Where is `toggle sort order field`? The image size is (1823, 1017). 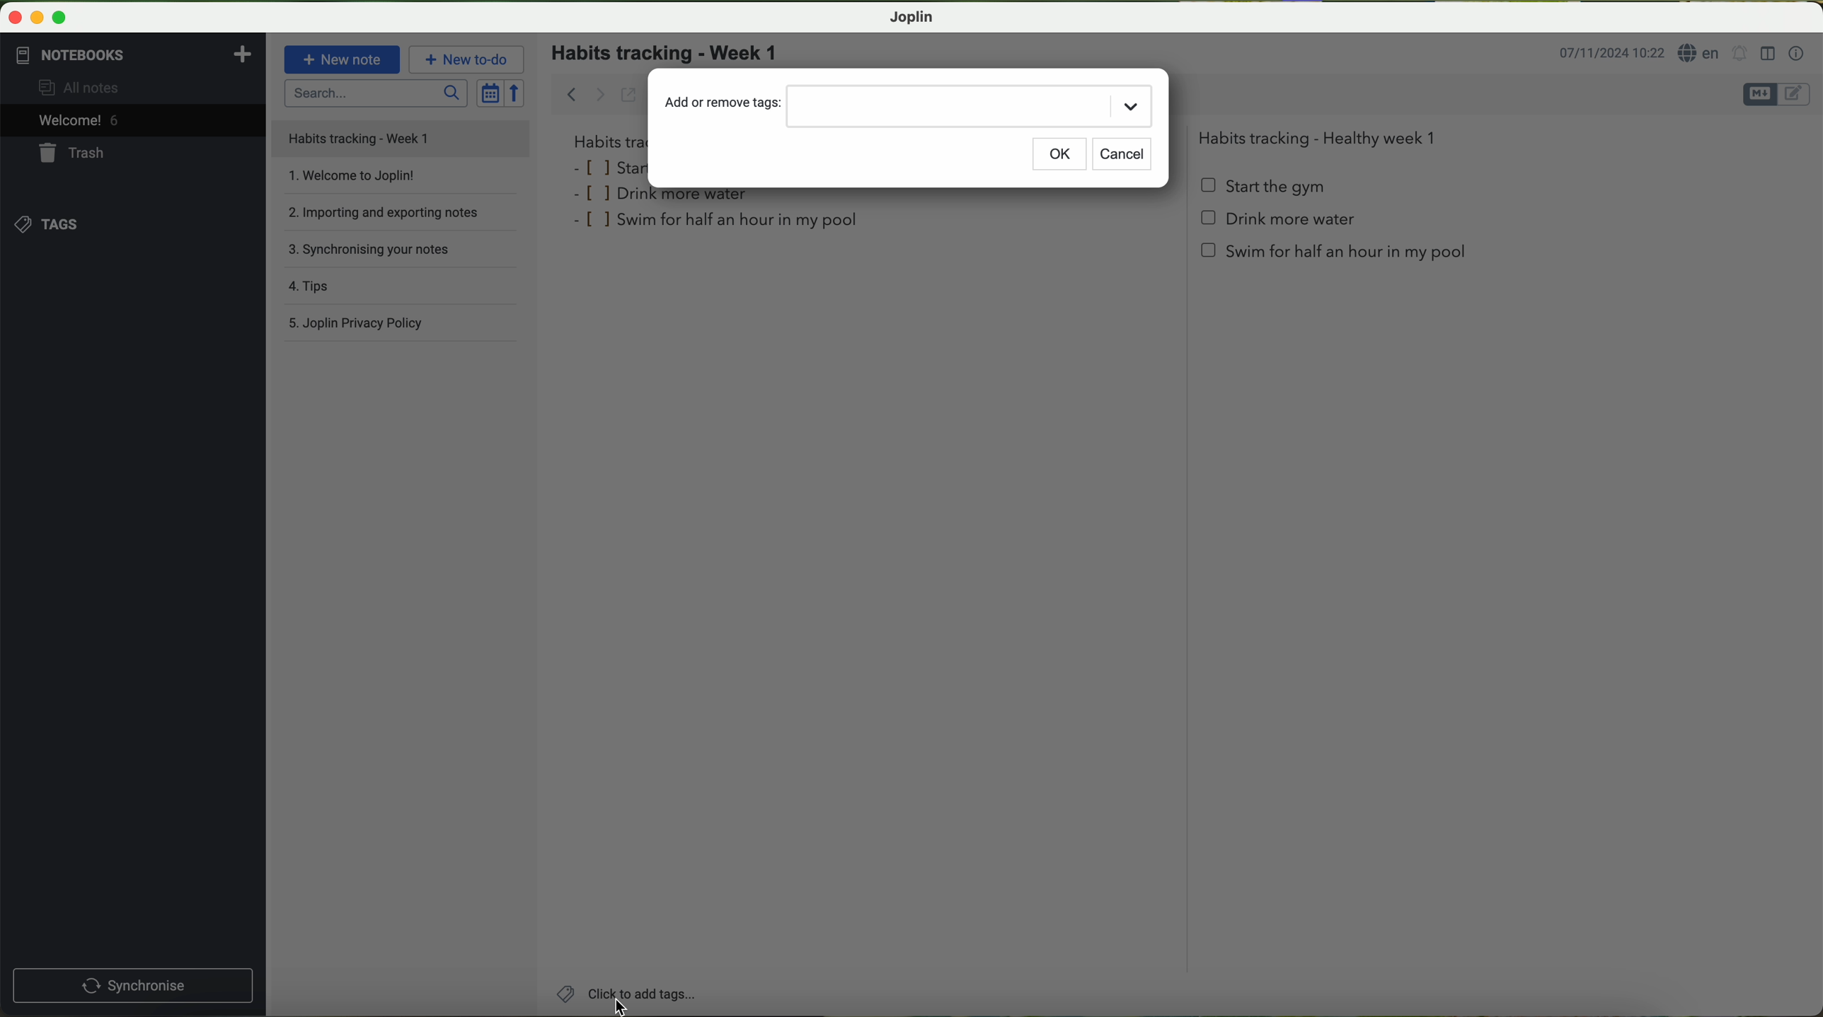 toggle sort order field is located at coordinates (490, 93).